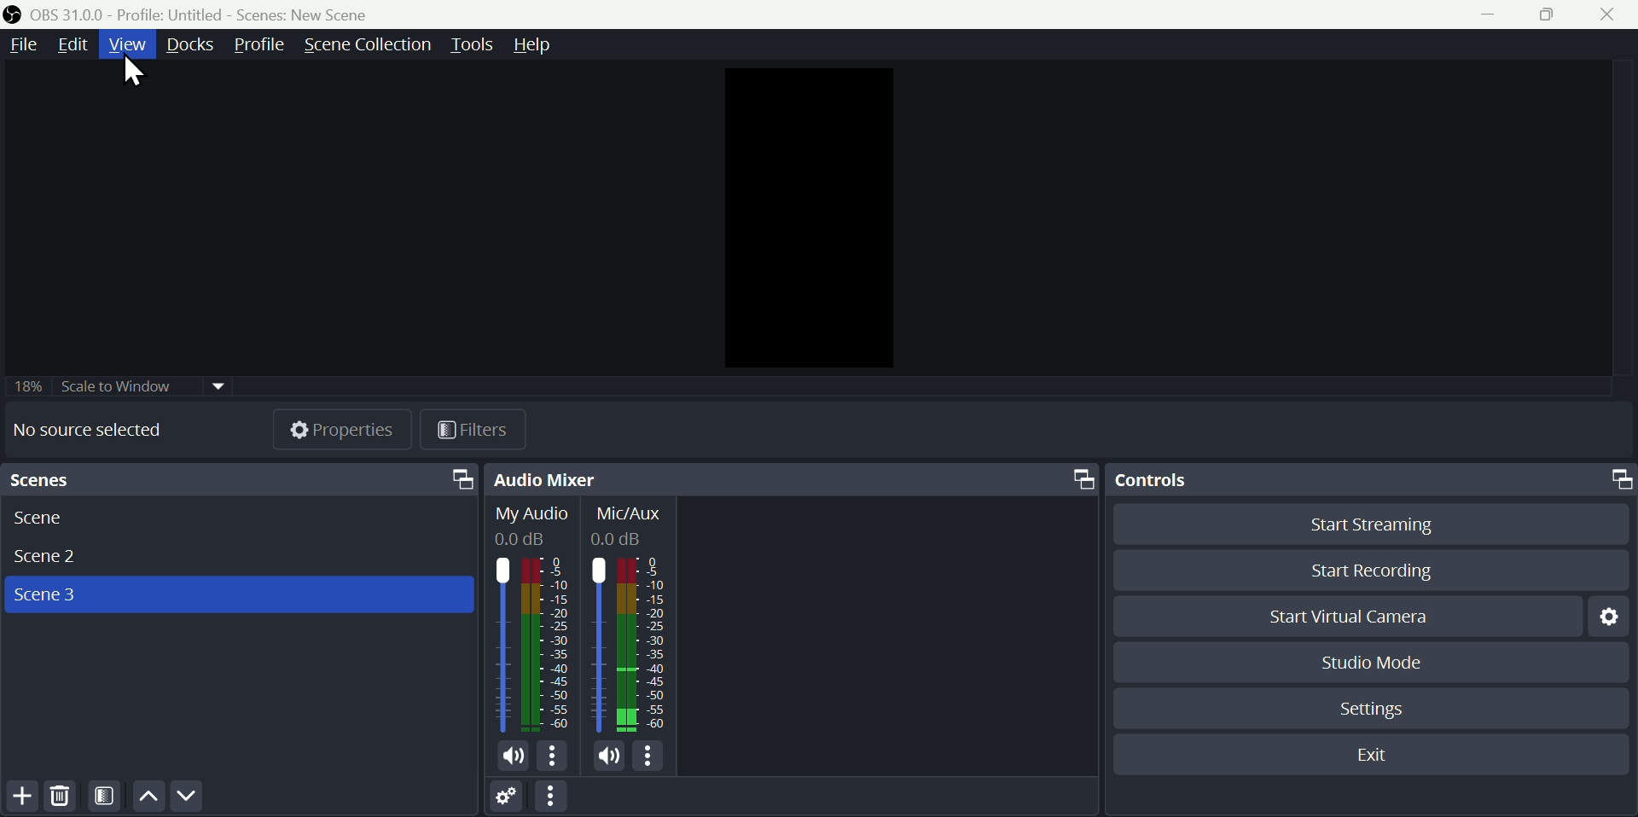 The image size is (1638, 817). Describe the element at coordinates (14, 14) in the screenshot. I see `OBS Desktop icon` at that location.